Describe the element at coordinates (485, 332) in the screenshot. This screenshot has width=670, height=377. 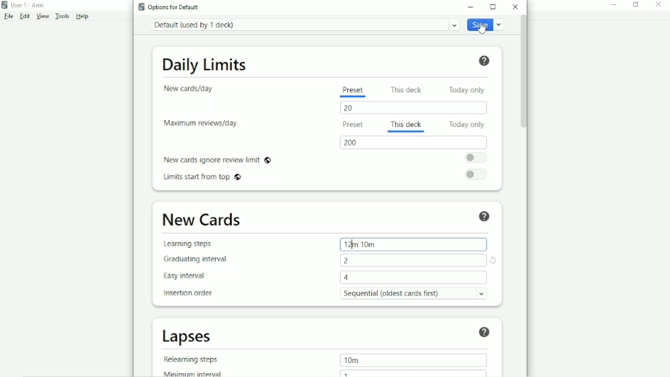
I see `Help` at that location.